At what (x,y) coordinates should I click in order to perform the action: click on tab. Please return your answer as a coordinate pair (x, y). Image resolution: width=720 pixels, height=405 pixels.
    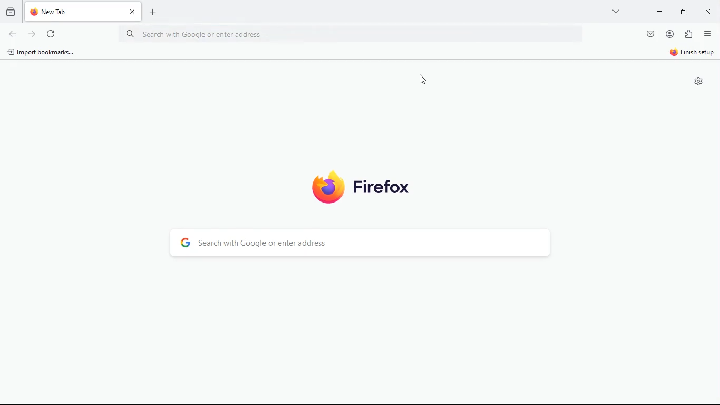
    Looking at the image, I should click on (85, 12).